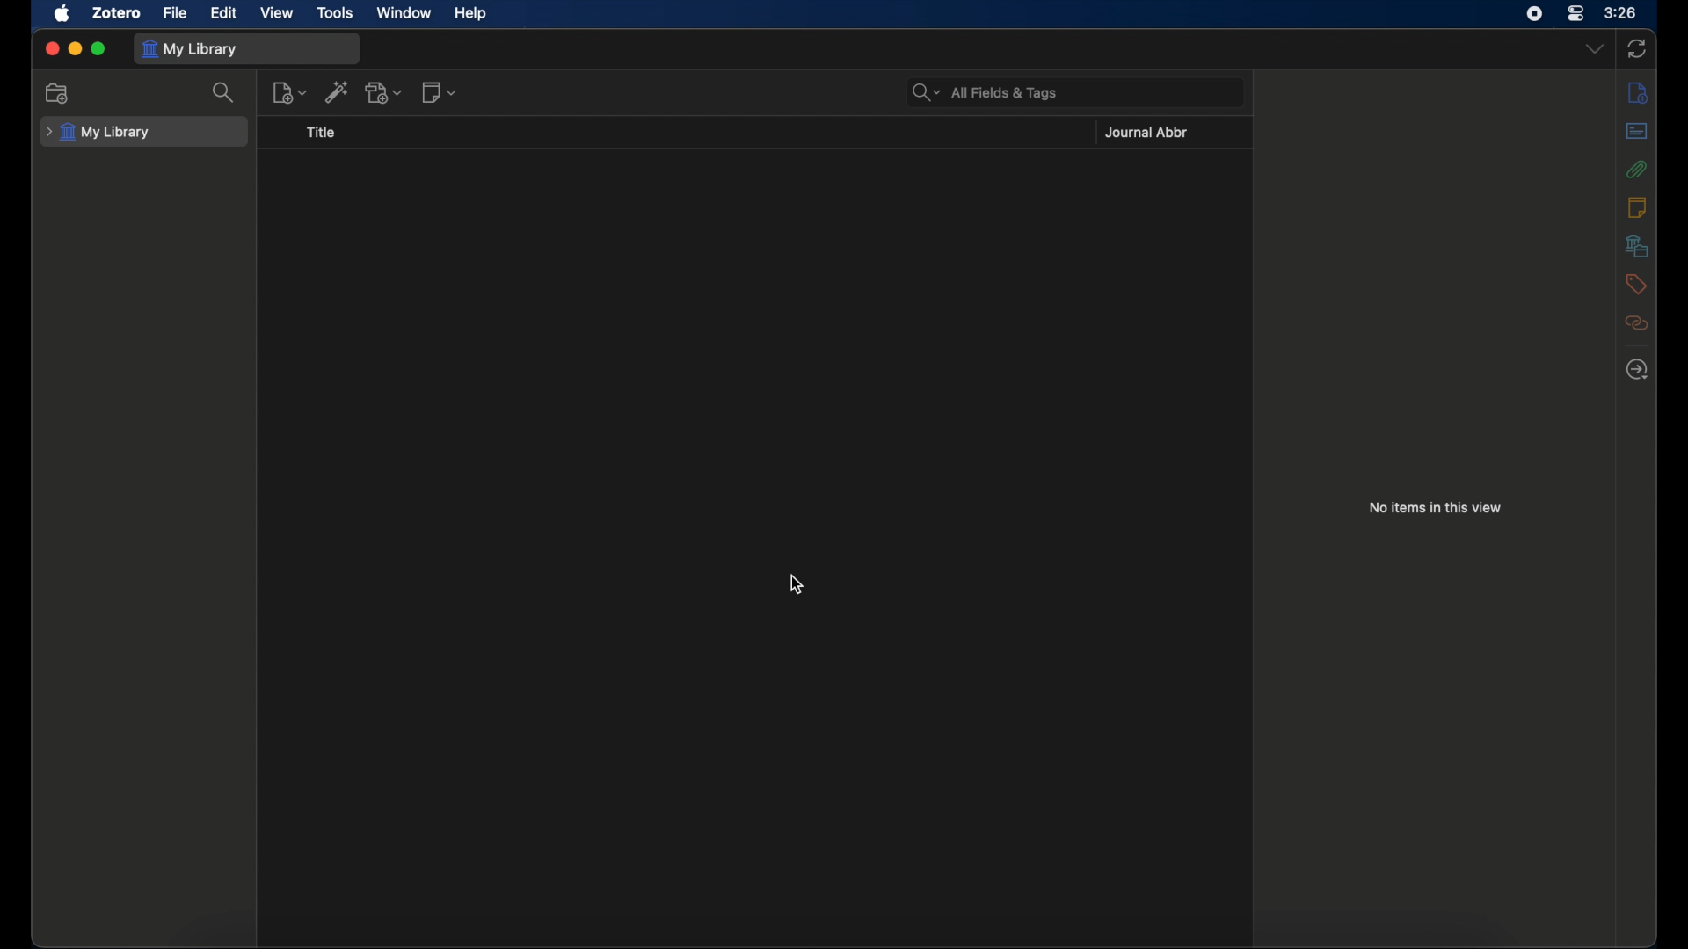  Describe the element at coordinates (1636, 170) in the screenshot. I see `attachments` at that location.